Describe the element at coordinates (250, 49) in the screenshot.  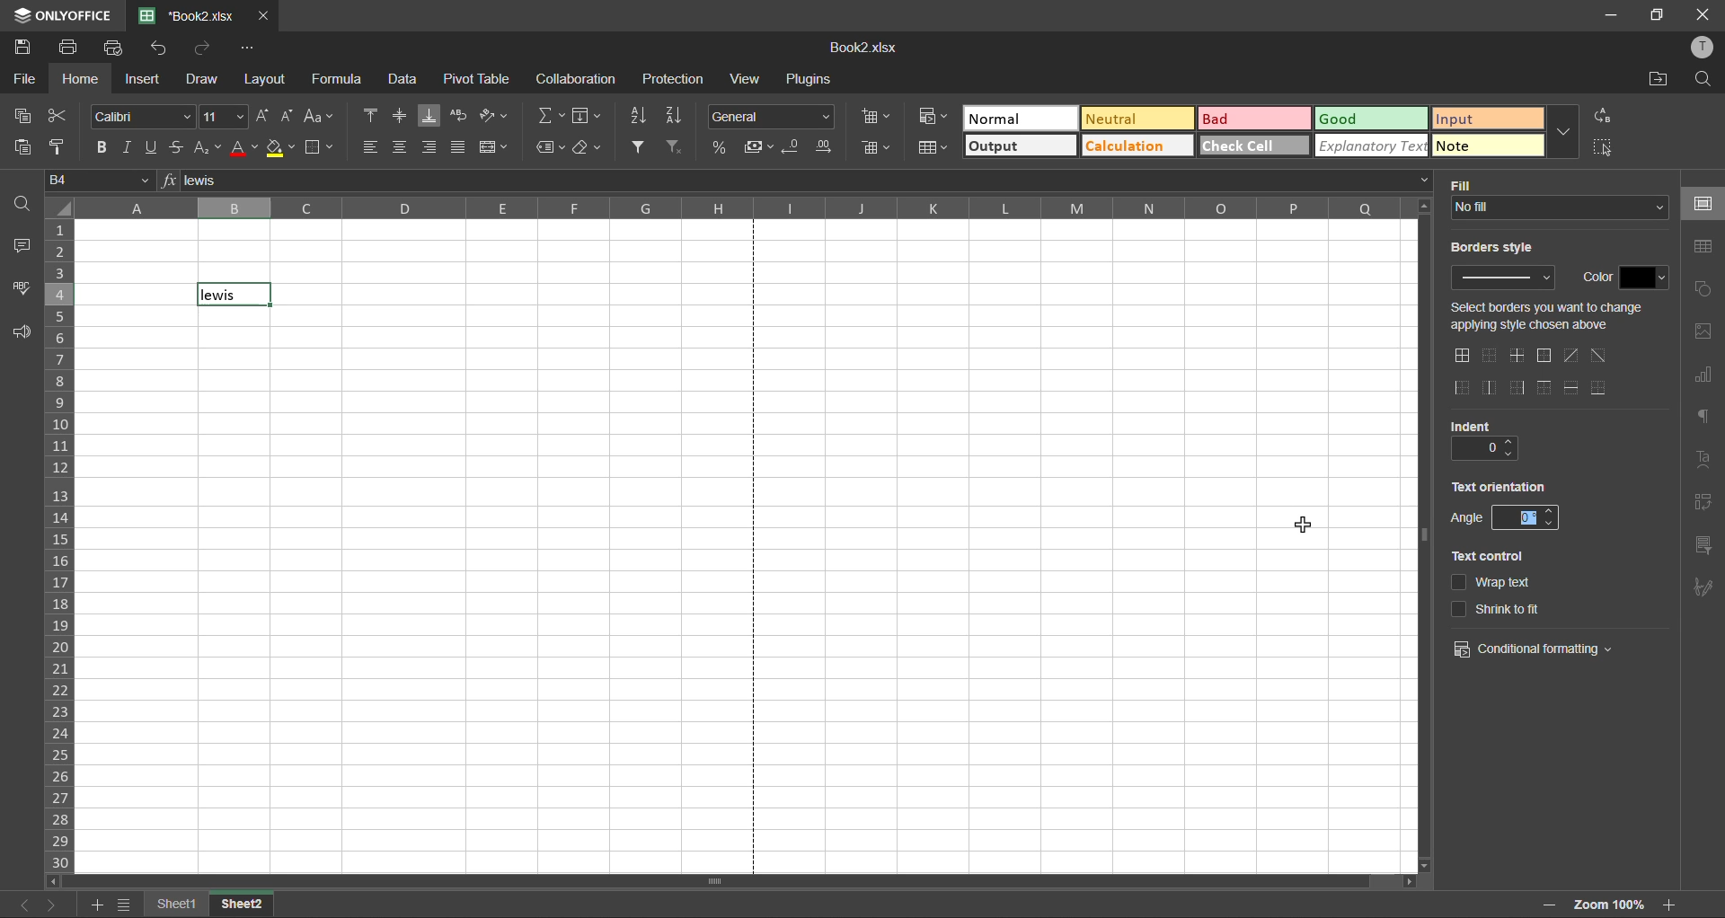
I see `customize quick access toolbar` at that location.